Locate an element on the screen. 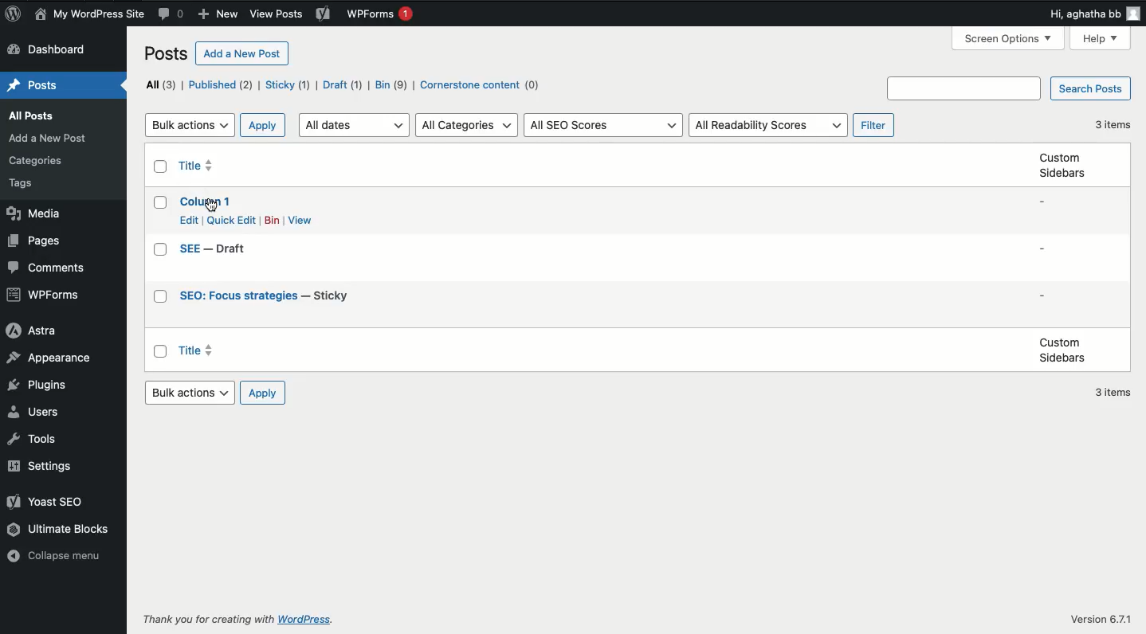 Image resolution: width=1146 pixels, height=634 pixels. Comments is located at coordinates (43, 268).